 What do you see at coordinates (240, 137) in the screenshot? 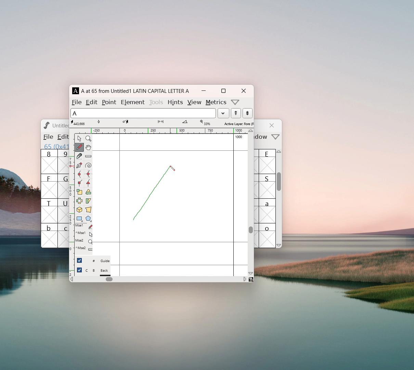
I see `1000` at bounding box center [240, 137].